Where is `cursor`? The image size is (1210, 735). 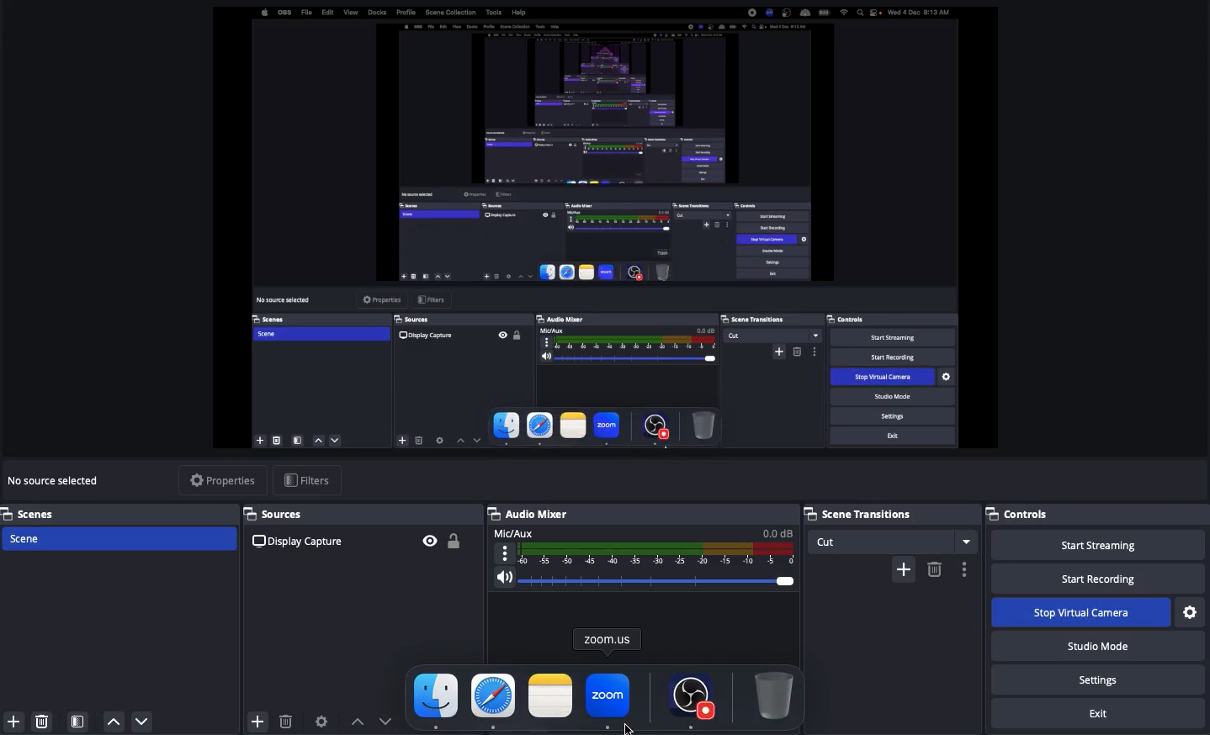
cursor is located at coordinates (634, 719).